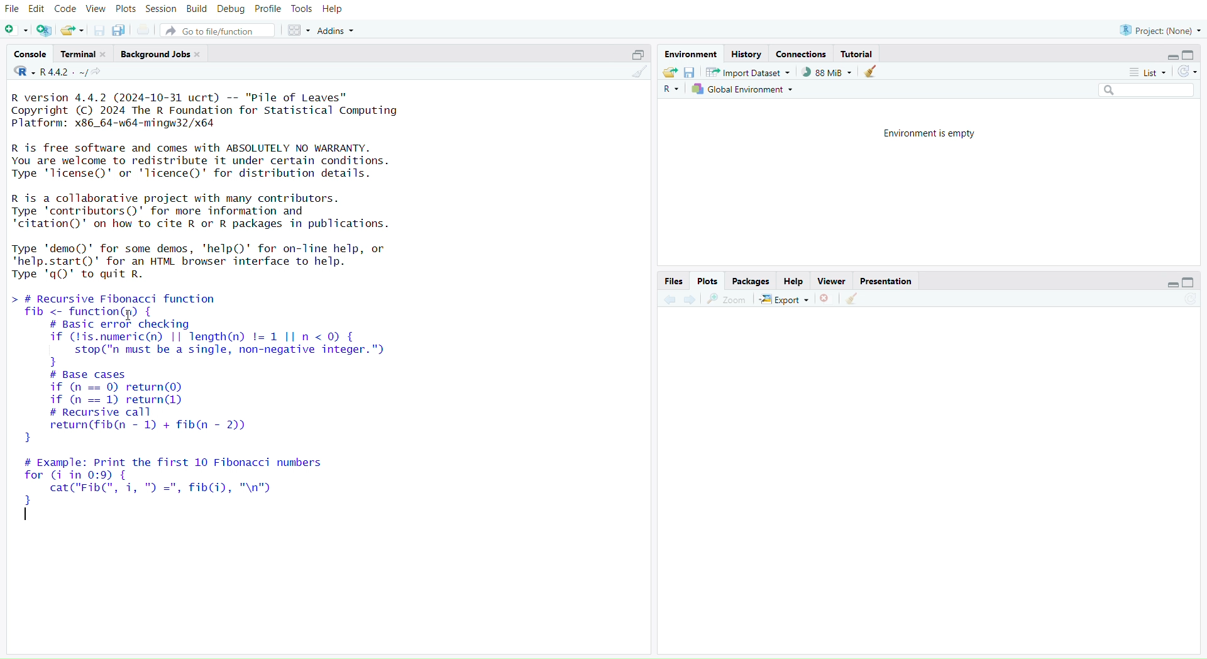 The height and width of the screenshot is (659, 1207). Describe the element at coordinates (100, 31) in the screenshot. I see `save current document` at that location.